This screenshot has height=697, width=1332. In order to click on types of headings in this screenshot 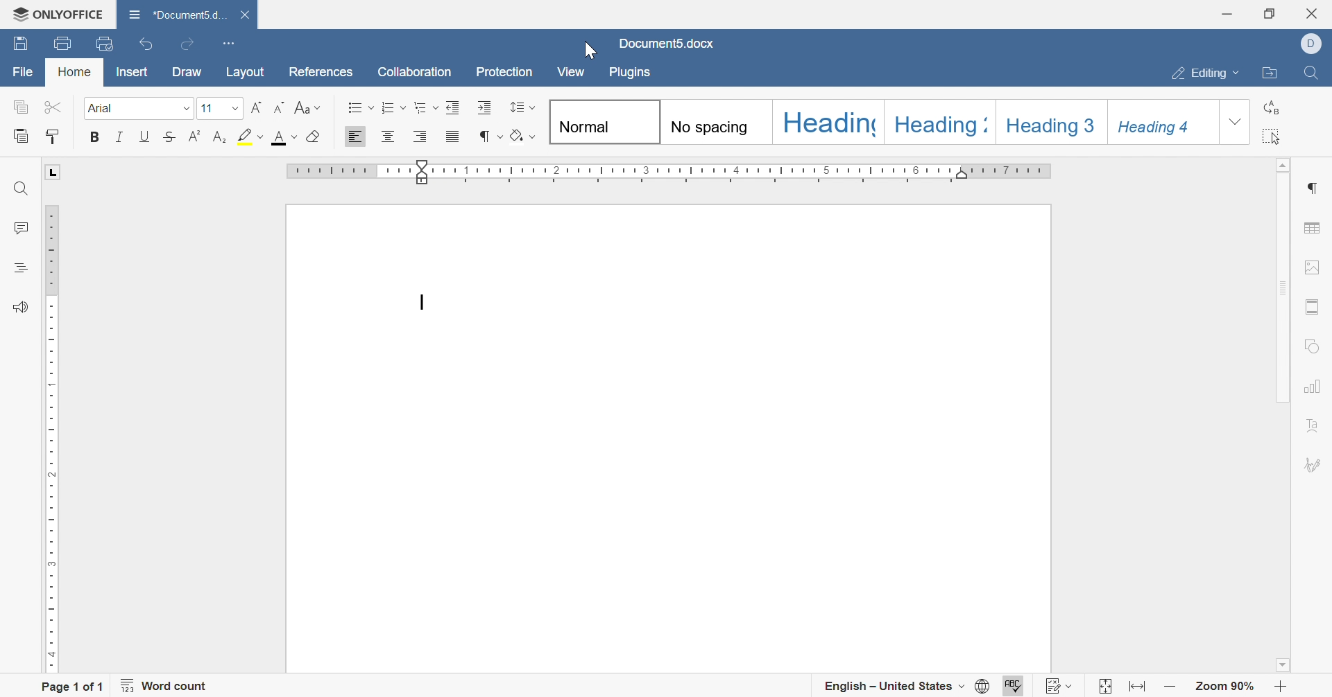, I will do `click(883, 123)`.